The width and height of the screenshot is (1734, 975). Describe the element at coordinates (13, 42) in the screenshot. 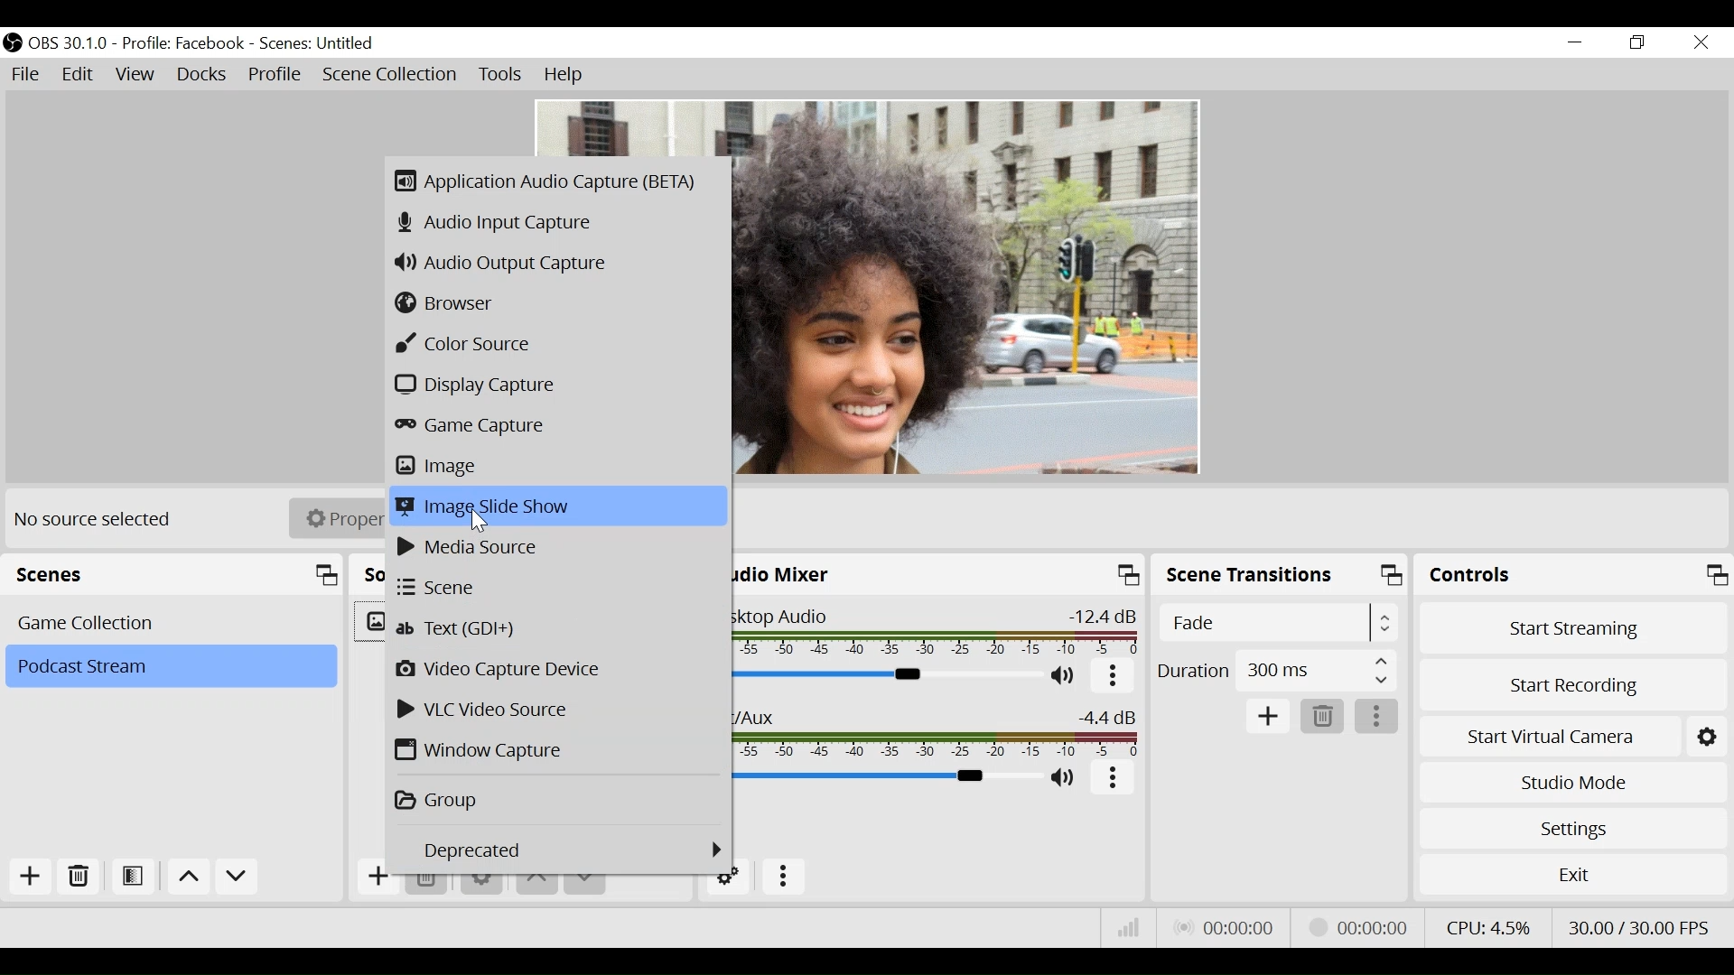

I see `OBS Desktop Icon` at that location.